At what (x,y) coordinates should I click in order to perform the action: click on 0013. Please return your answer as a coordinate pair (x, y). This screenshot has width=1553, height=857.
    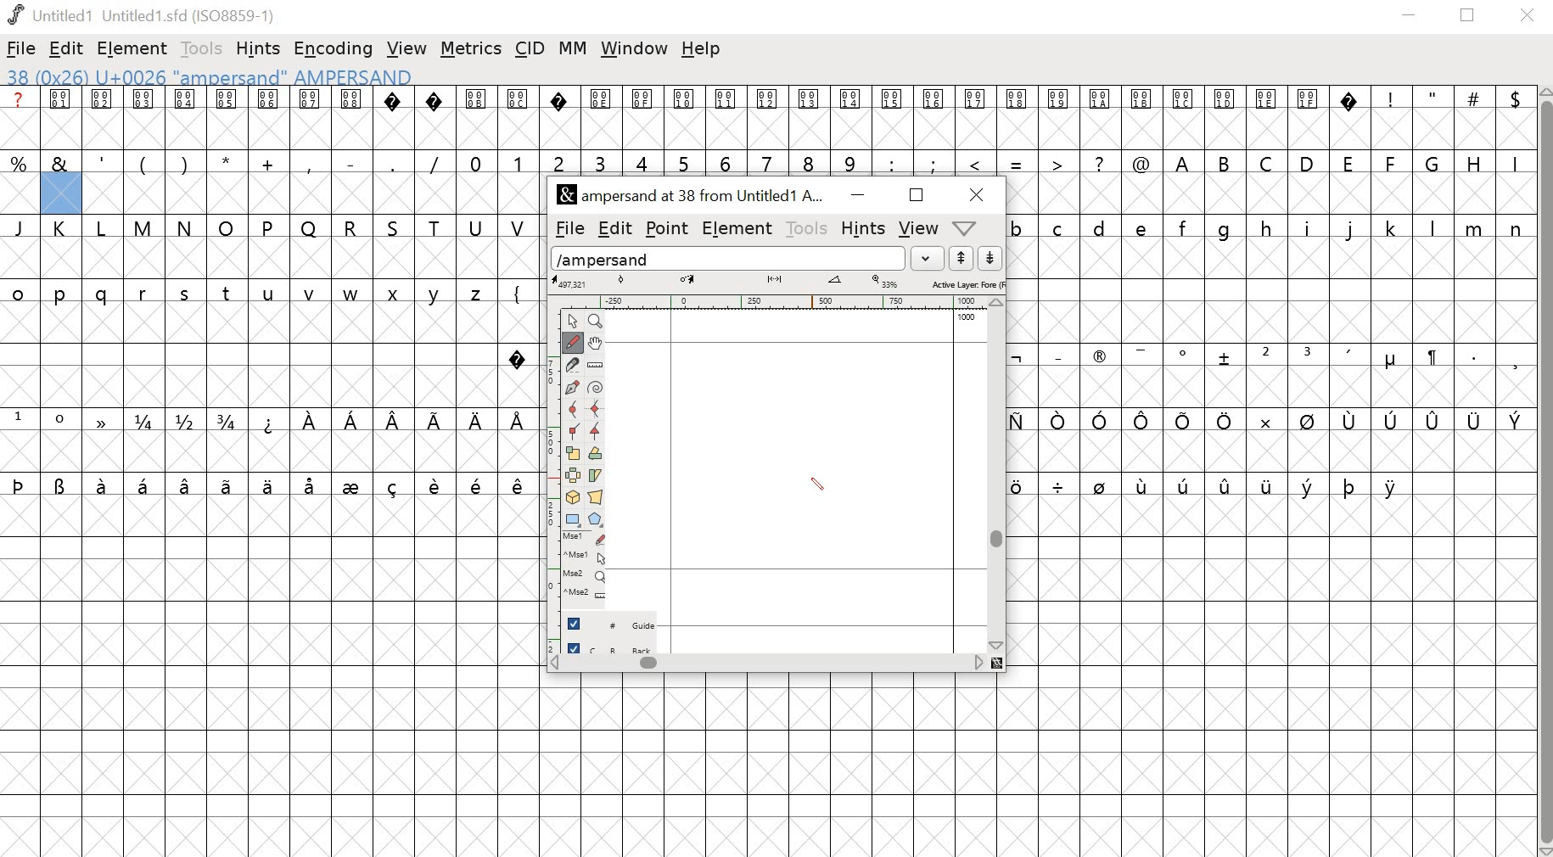
    Looking at the image, I should click on (811, 118).